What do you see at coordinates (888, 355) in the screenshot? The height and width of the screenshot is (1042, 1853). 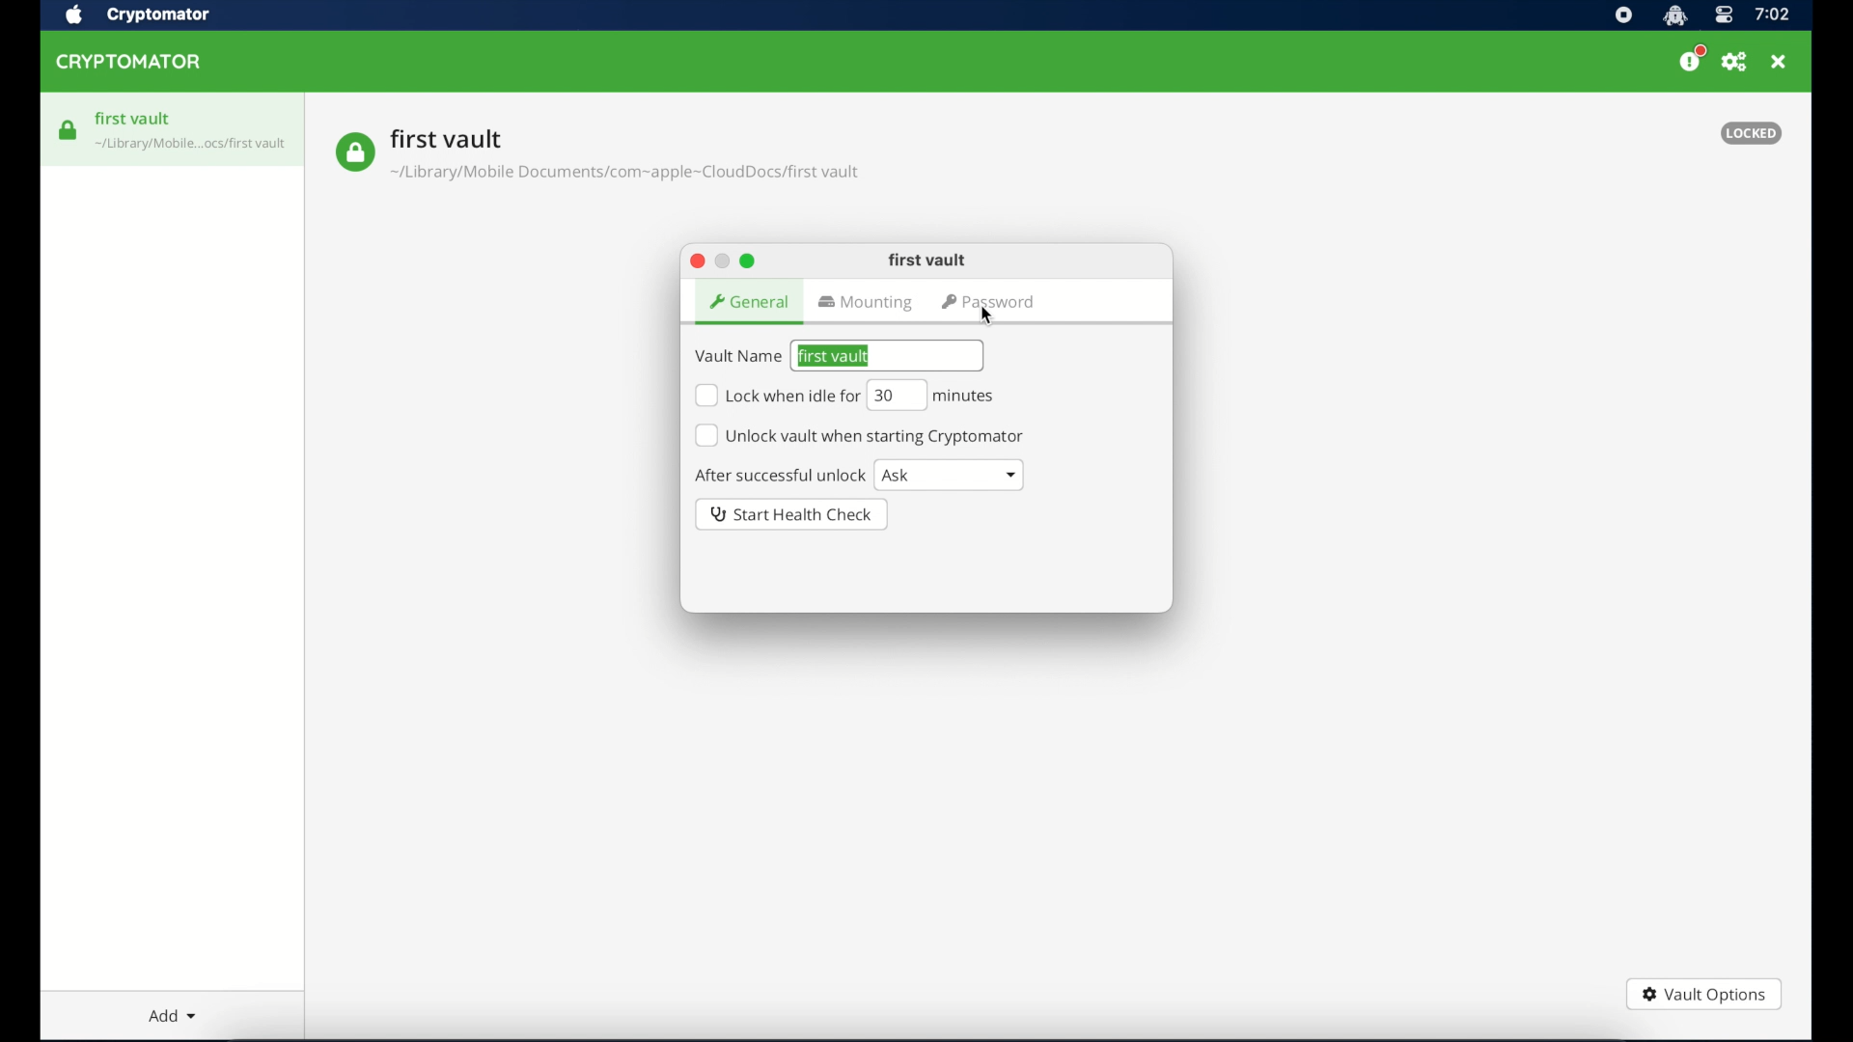 I see `vault name field` at bounding box center [888, 355].